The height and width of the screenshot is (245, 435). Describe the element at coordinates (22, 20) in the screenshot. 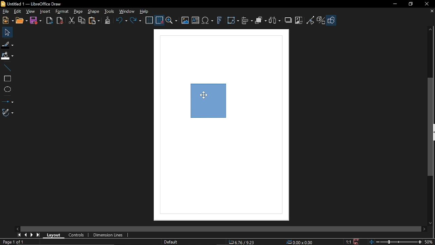

I see `Open` at that location.